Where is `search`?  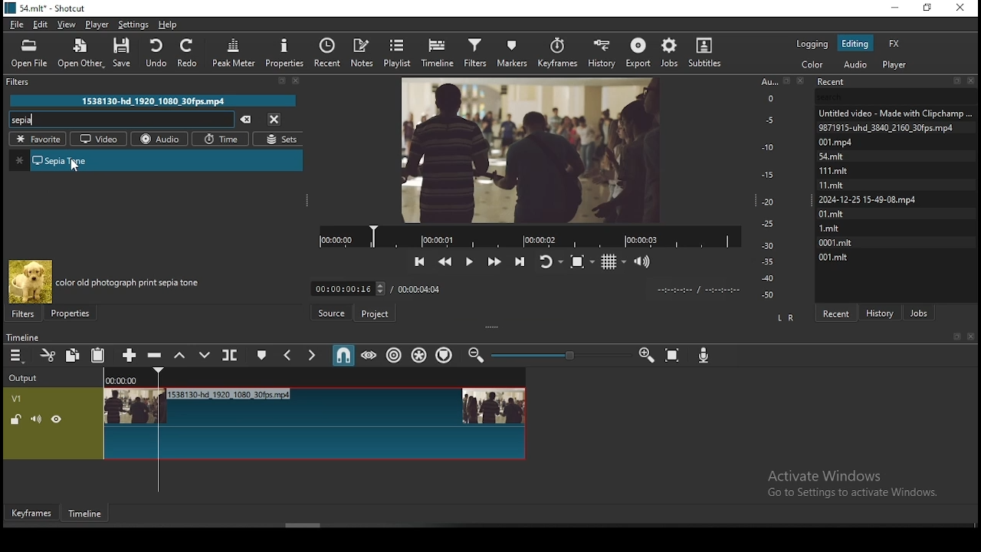
search is located at coordinates (122, 118).